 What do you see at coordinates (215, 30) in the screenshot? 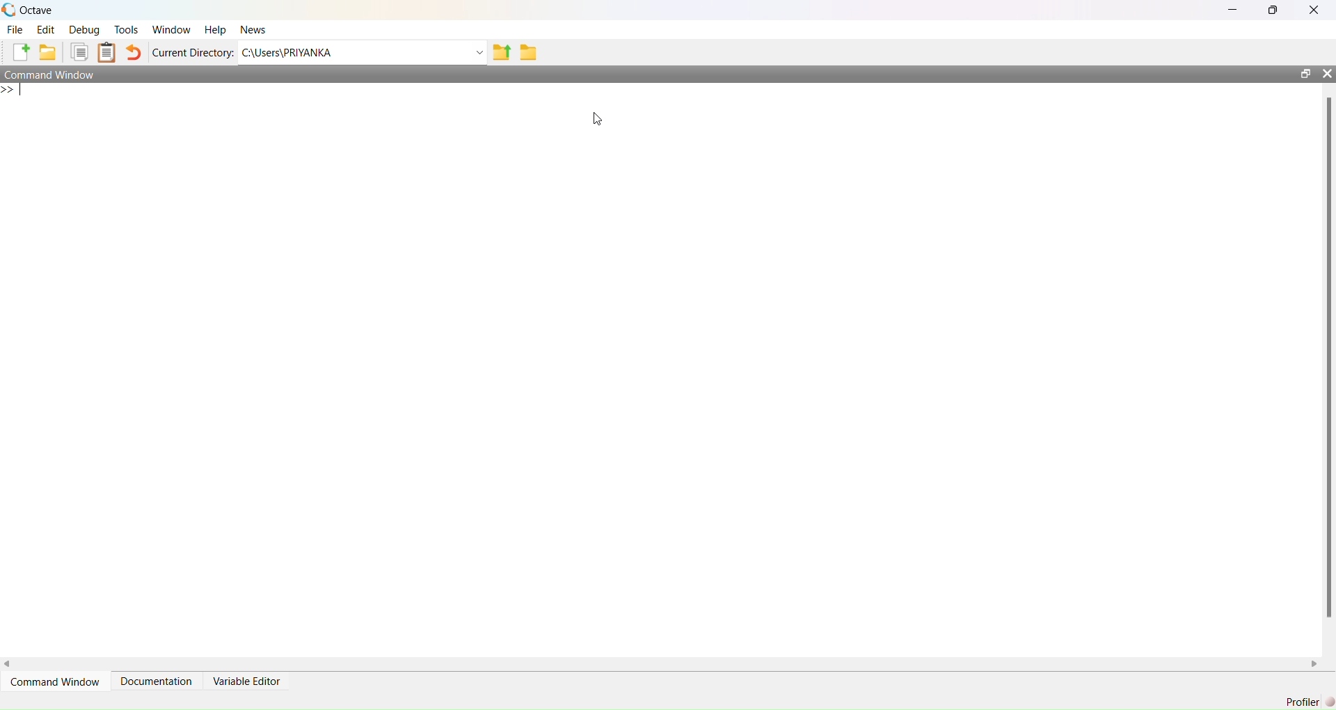
I see `Help` at bounding box center [215, 30].